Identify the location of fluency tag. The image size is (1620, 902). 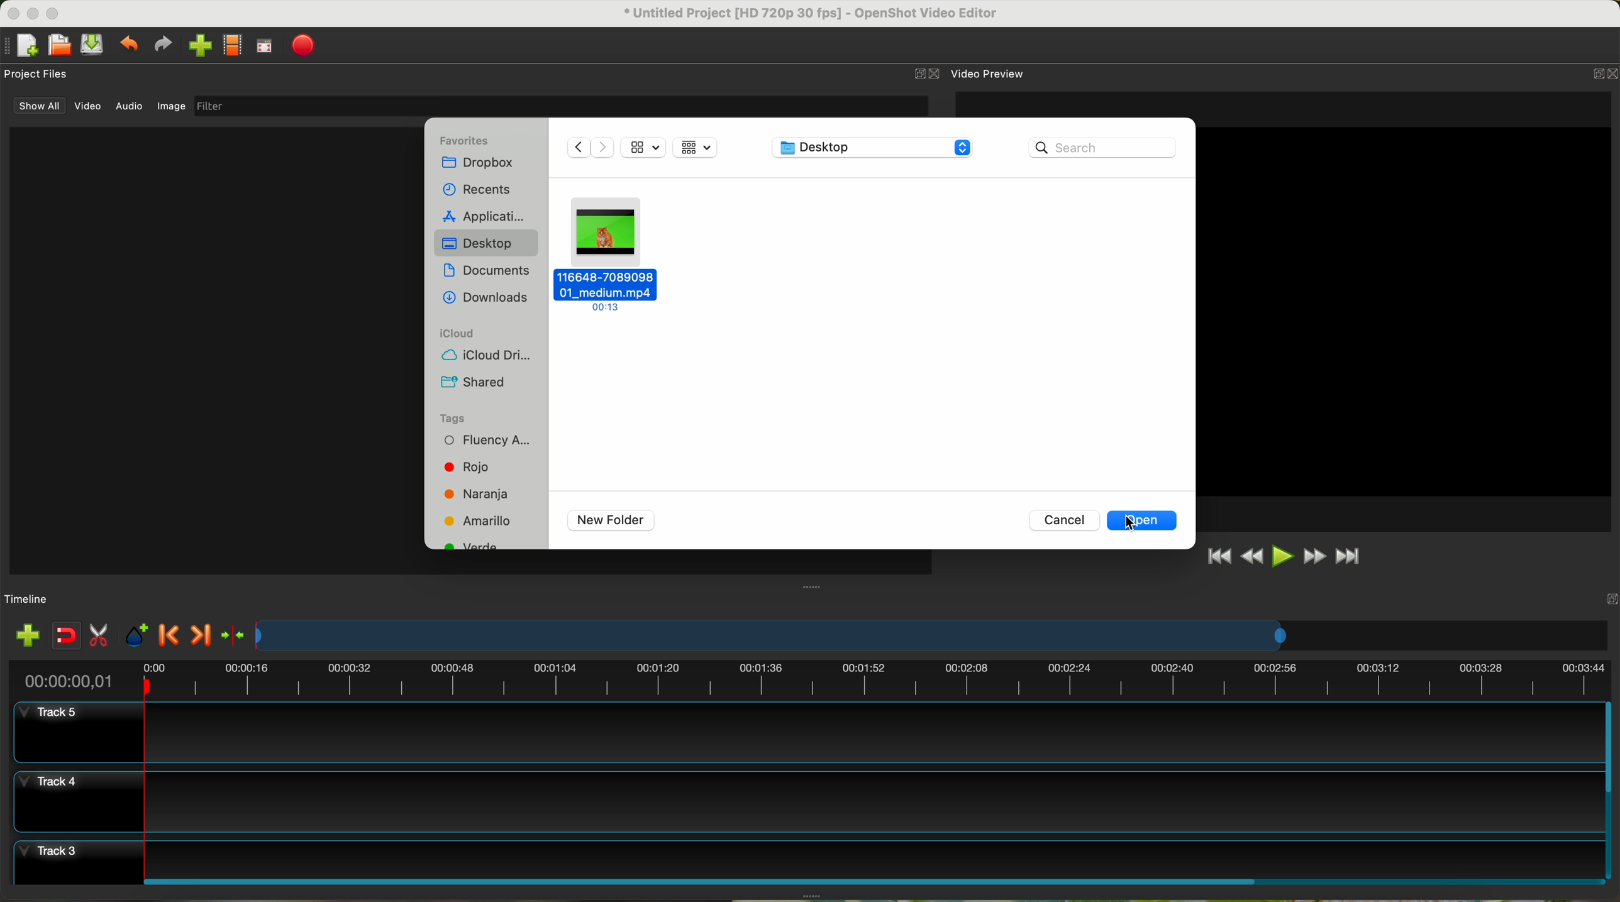
(484, 442).